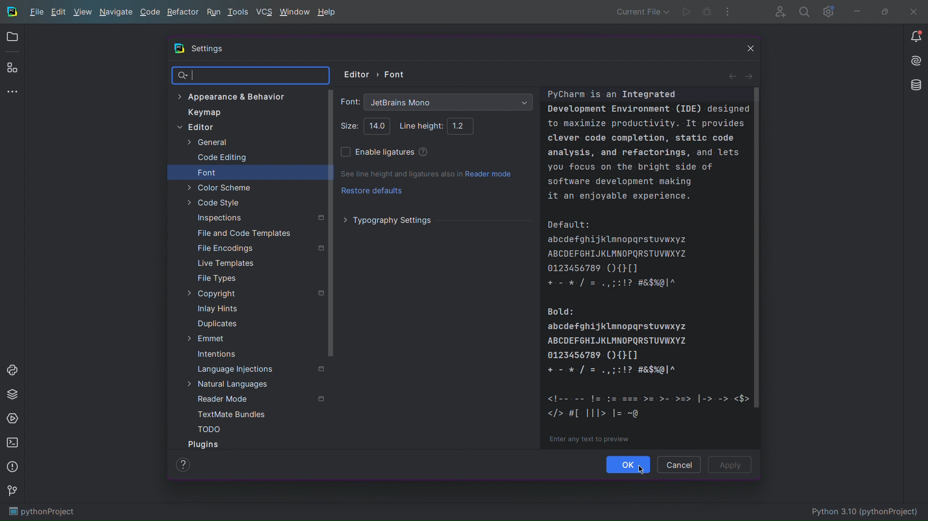  I want to click on Color Scheme, so click(217, 188).